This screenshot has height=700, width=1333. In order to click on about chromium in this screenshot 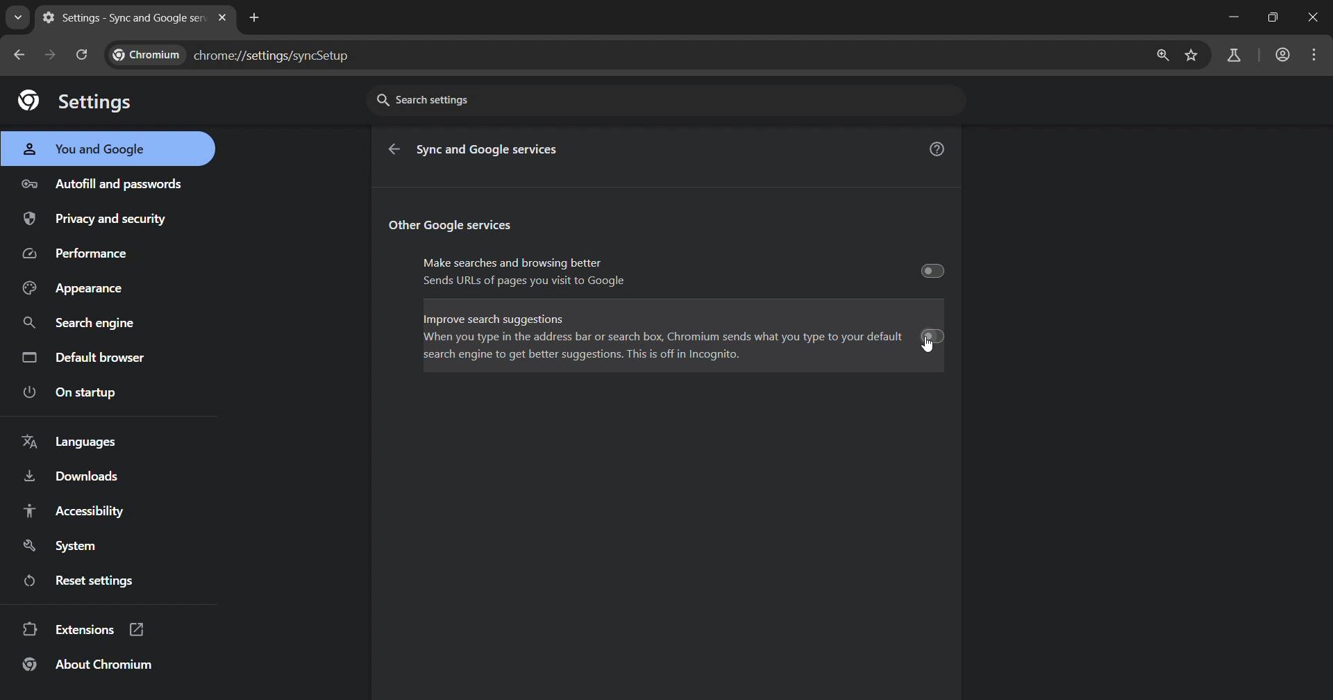, I will do `click(91, 665)`.